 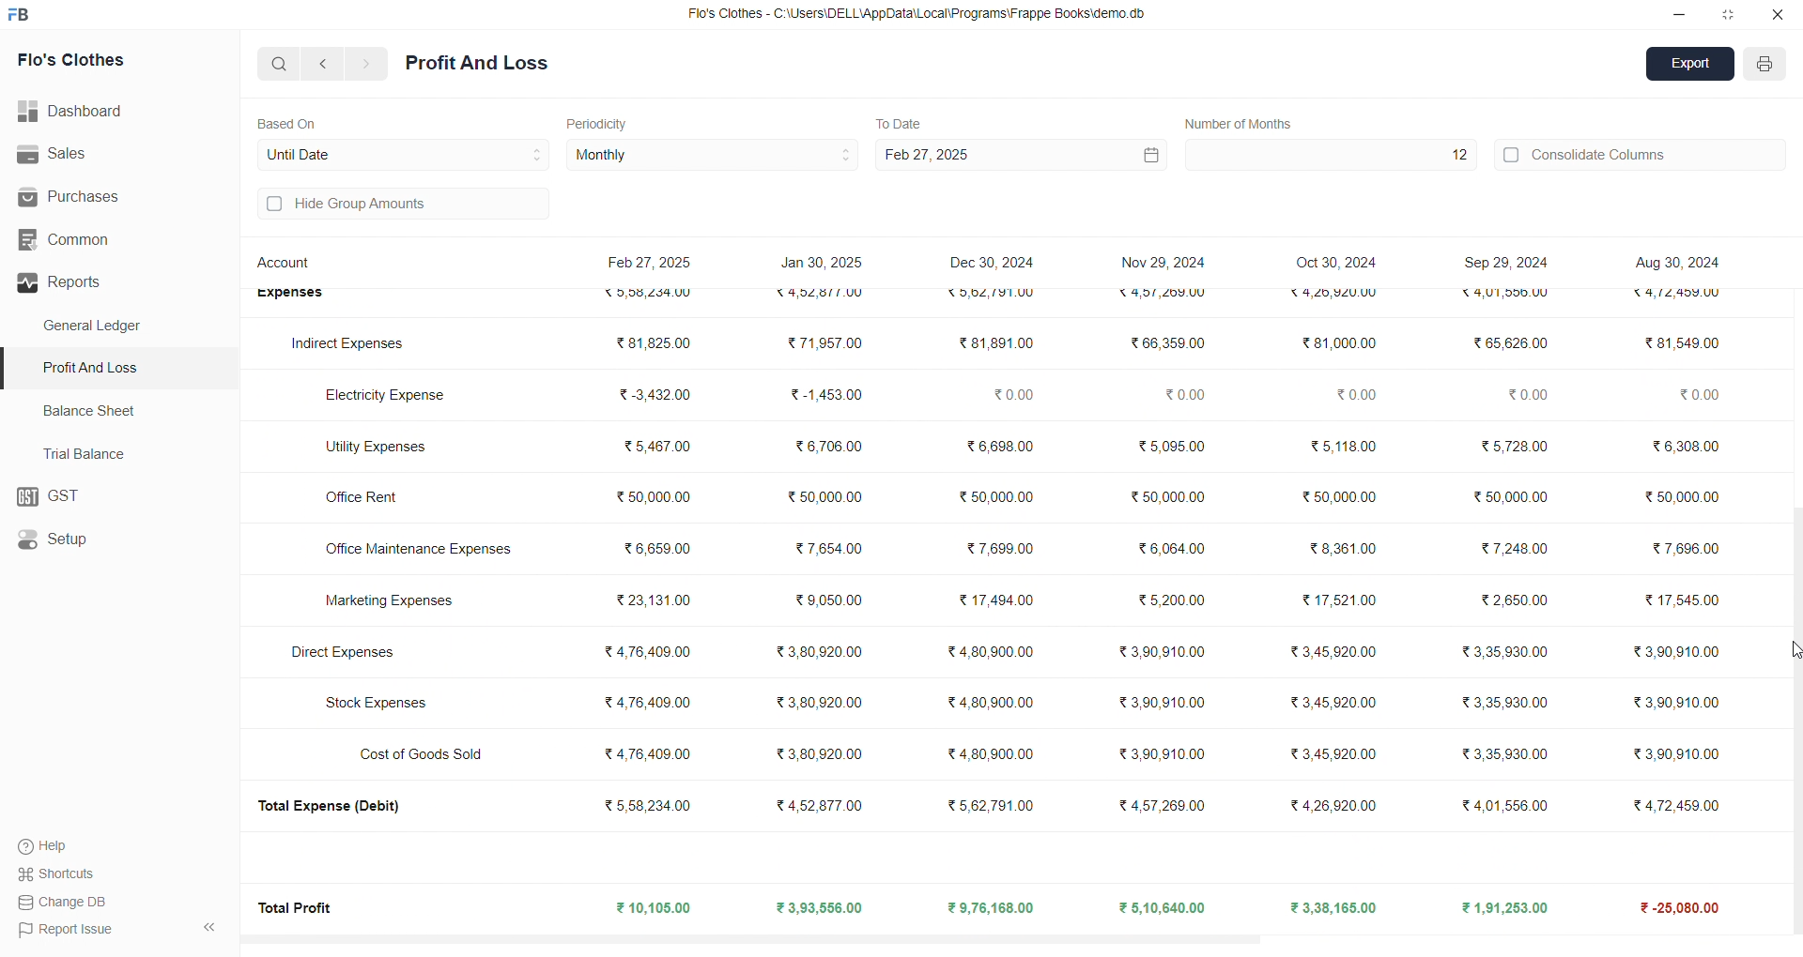 I want to click on ₹7,248.00, so click(x=1520, y=548).